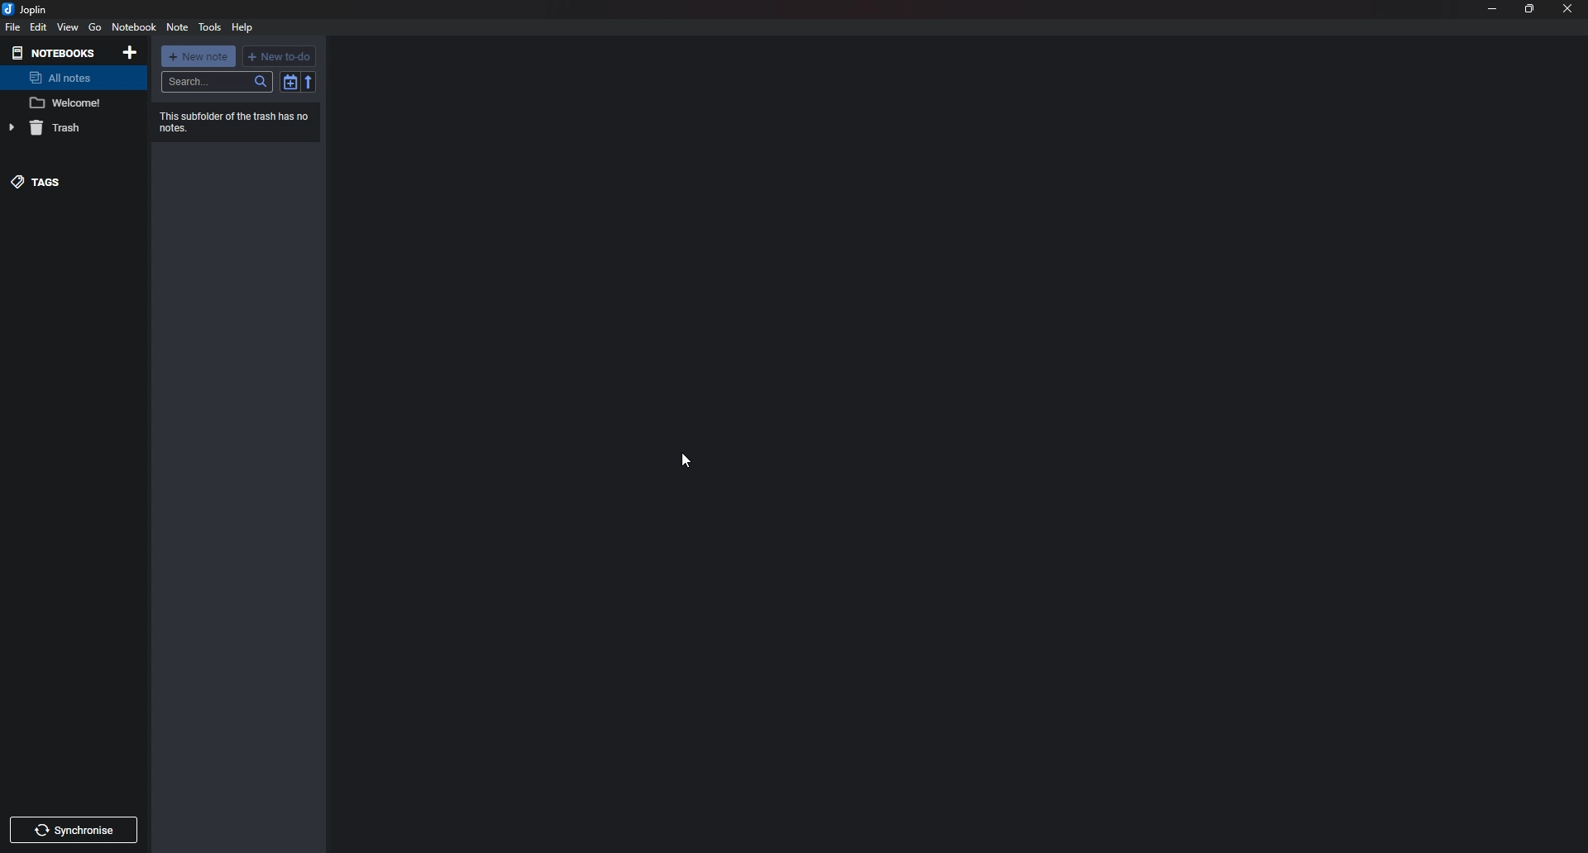 The width and height of the screenshot is (1588, 853). I want to click on go, so click(96, 27).